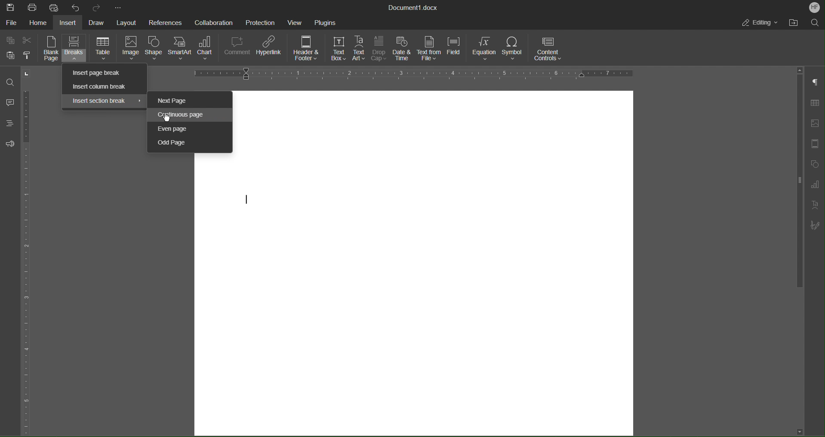 The height and width of the screenshot is (437, 825). Describe the element at coordinates (126, 22) in the screenshot. I see `Layout` at that location.